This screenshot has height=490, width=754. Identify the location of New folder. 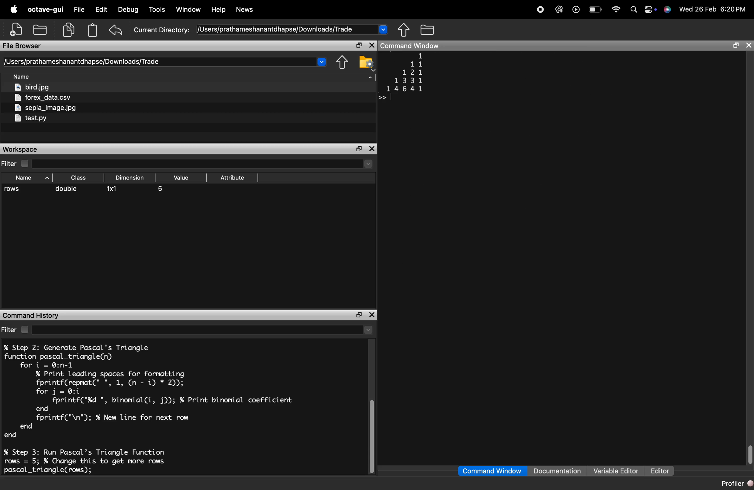
(40, 29).